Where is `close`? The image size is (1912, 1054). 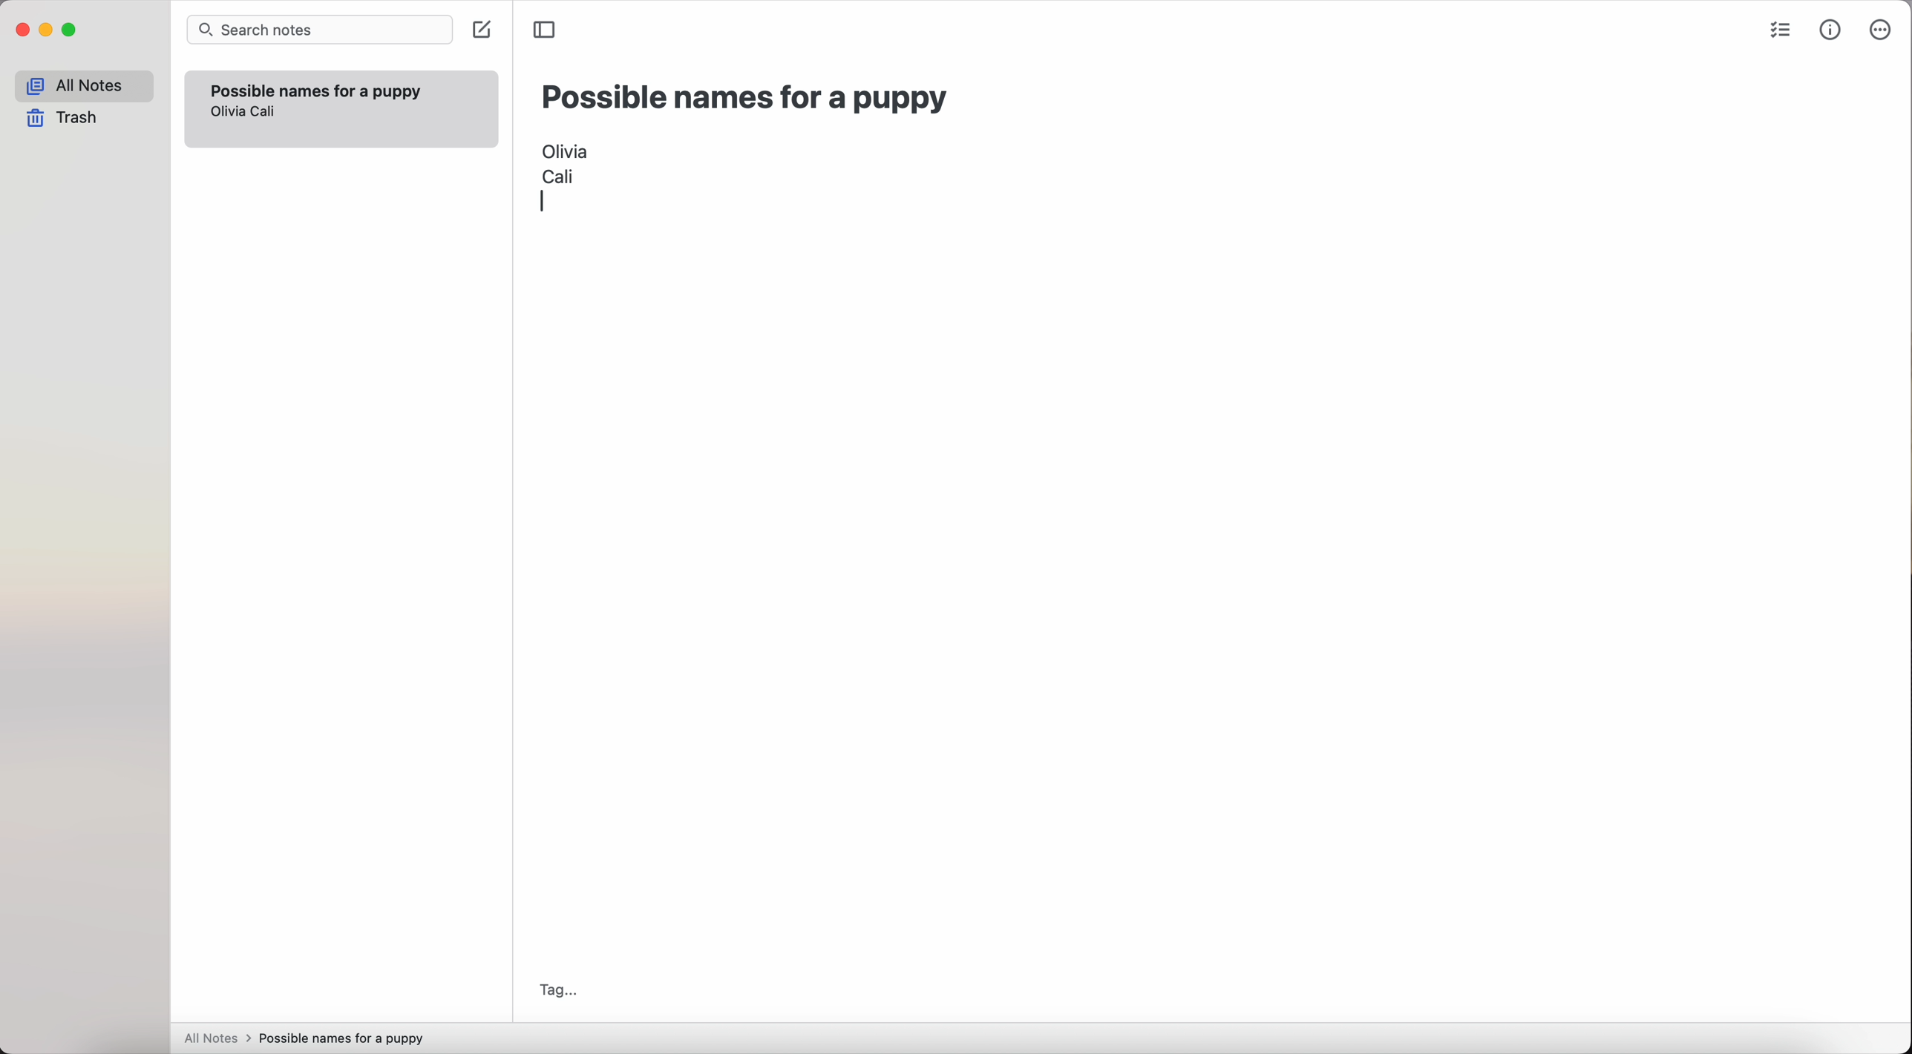 close is located at coordinates (21, 32).